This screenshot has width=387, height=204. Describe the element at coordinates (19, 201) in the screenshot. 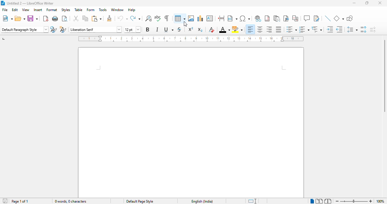

I see `page 1 of 1` at that location.